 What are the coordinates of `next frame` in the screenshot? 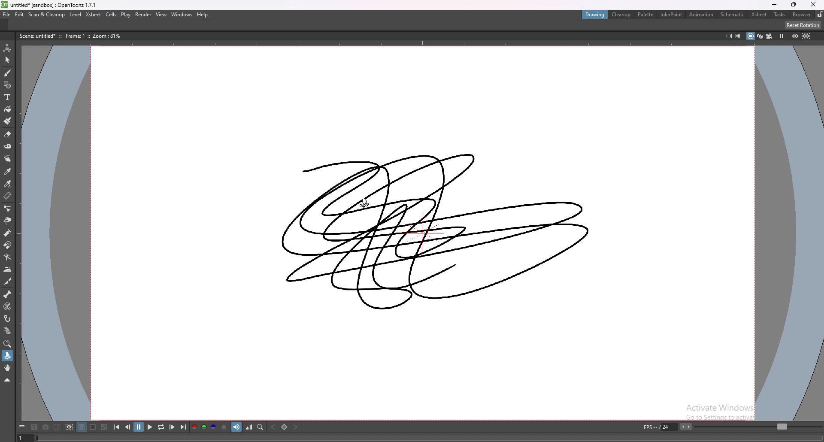 It's located at (172, 427).